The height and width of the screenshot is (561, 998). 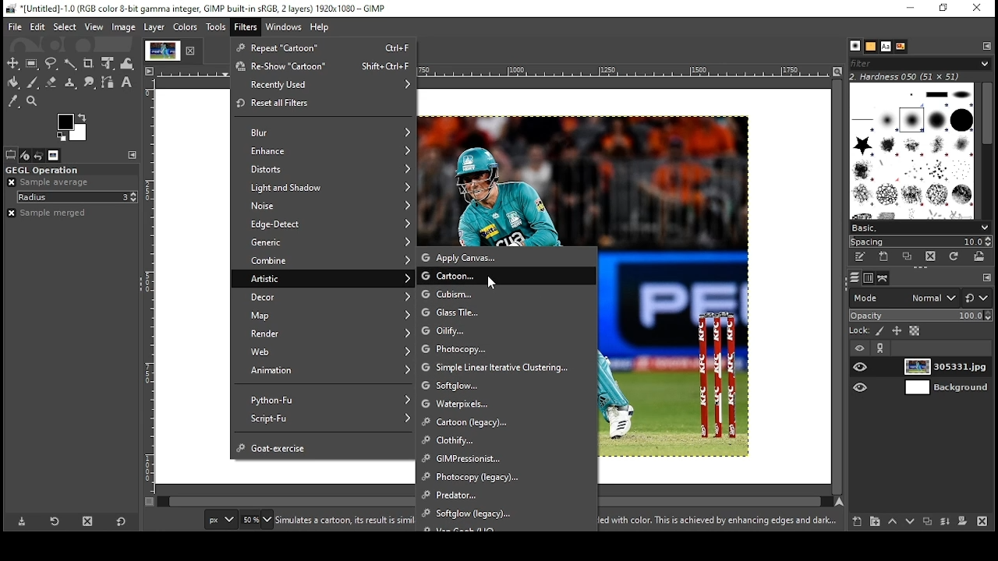 I want to click on units, so click(x=221, y=519).